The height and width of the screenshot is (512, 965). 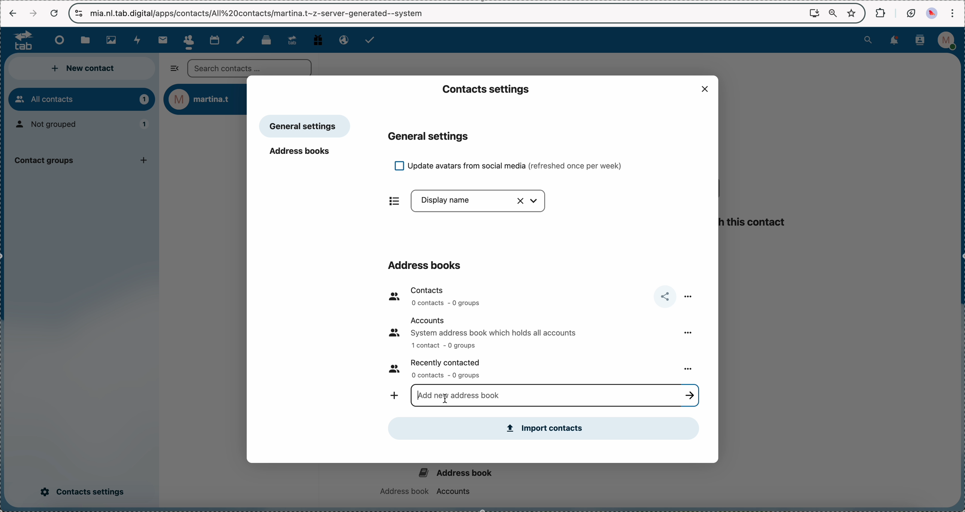 What do you see at coordinates (317, 39) in the screenshot?
I see `free track` at bounding box center [317, 39].